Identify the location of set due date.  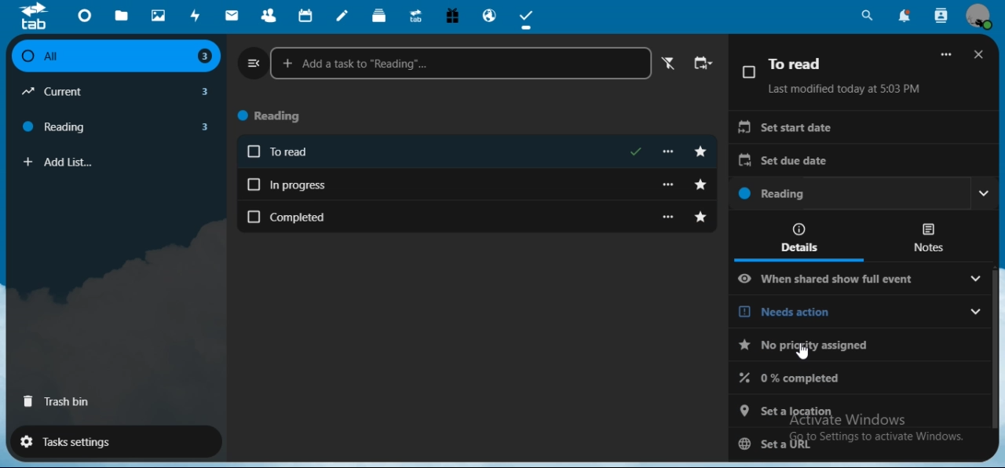
(861, 162).